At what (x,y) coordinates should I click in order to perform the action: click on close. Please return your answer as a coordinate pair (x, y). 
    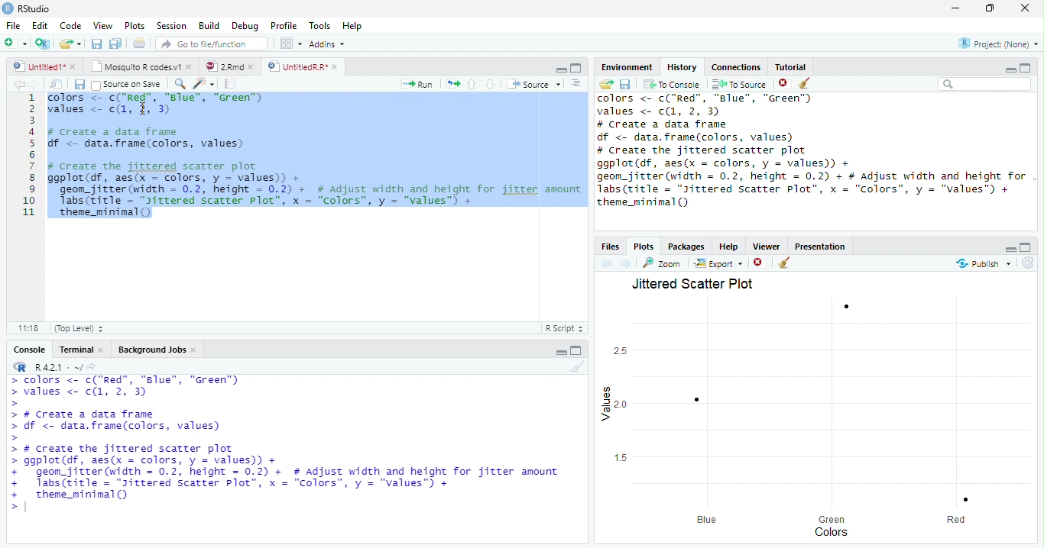
    Looking at the image, I should click on (189, 66).